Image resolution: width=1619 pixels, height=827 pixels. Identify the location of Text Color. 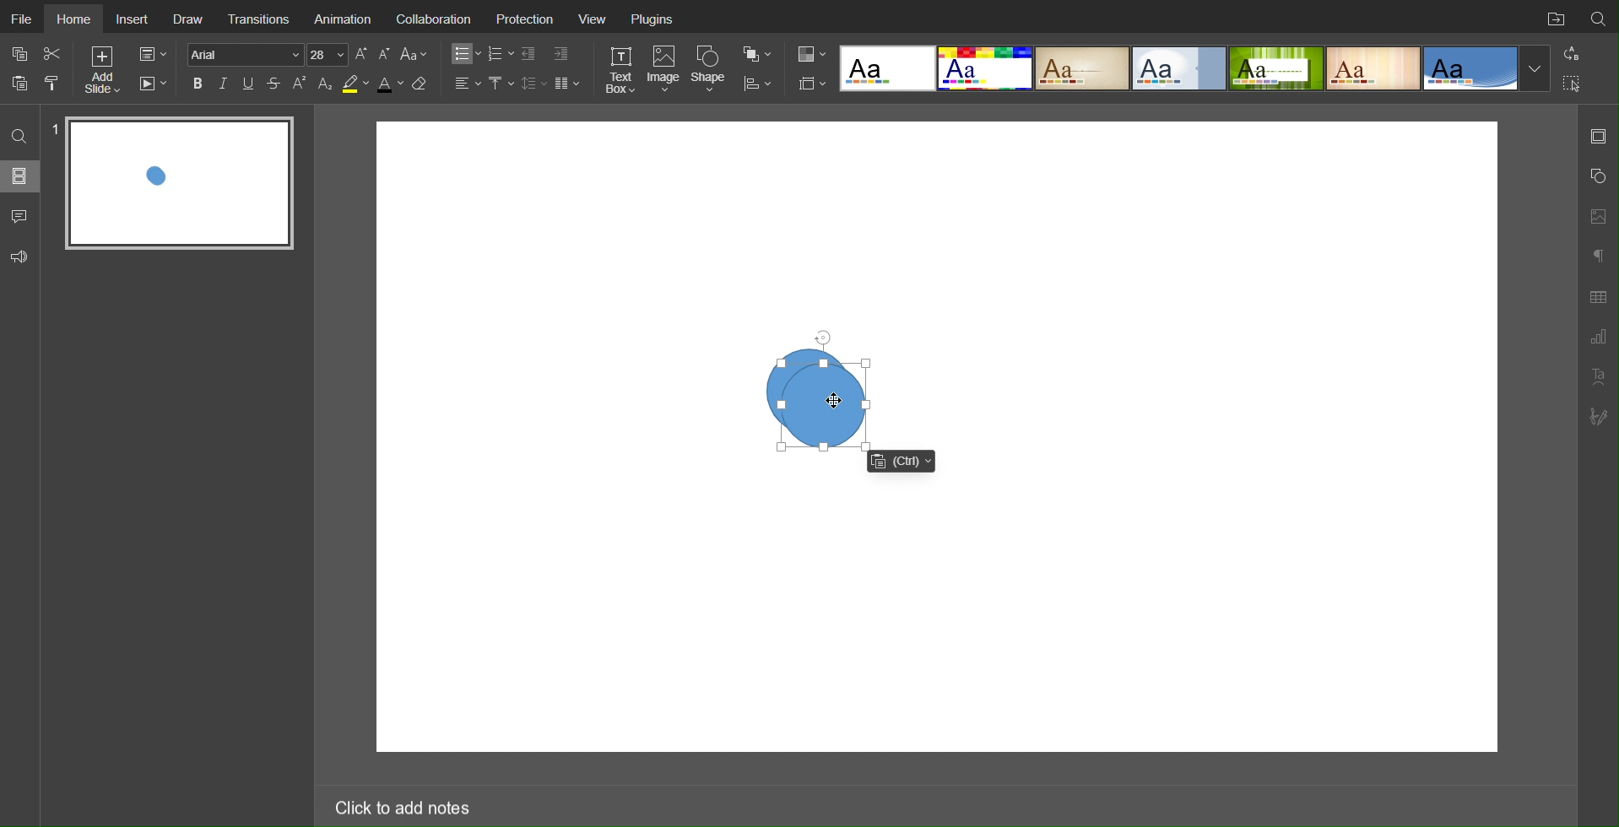
(389, 84).